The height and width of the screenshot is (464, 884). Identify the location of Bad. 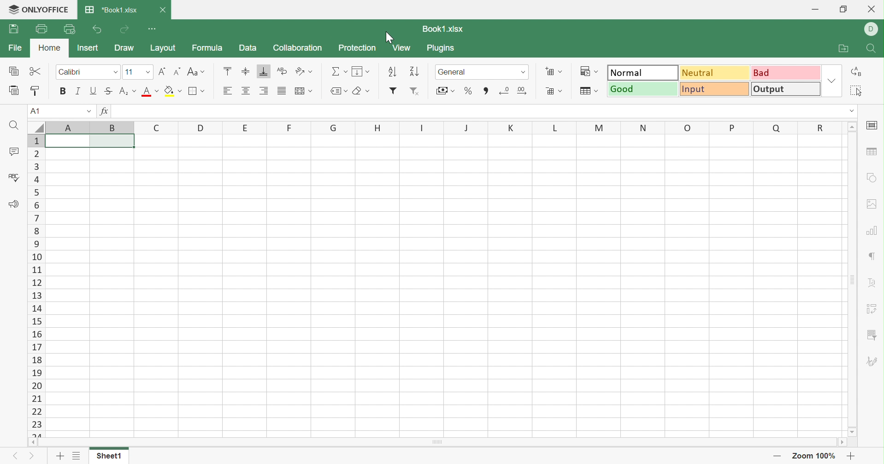
(786, 72).